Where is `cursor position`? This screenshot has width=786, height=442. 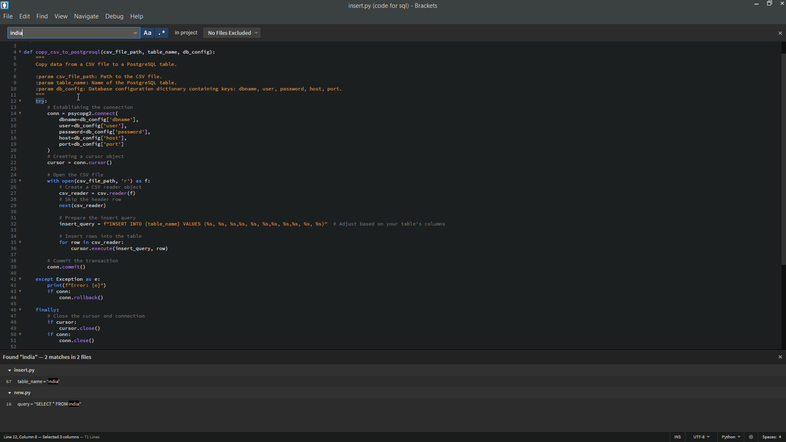 cursor position is located at coordinates (54, 437).